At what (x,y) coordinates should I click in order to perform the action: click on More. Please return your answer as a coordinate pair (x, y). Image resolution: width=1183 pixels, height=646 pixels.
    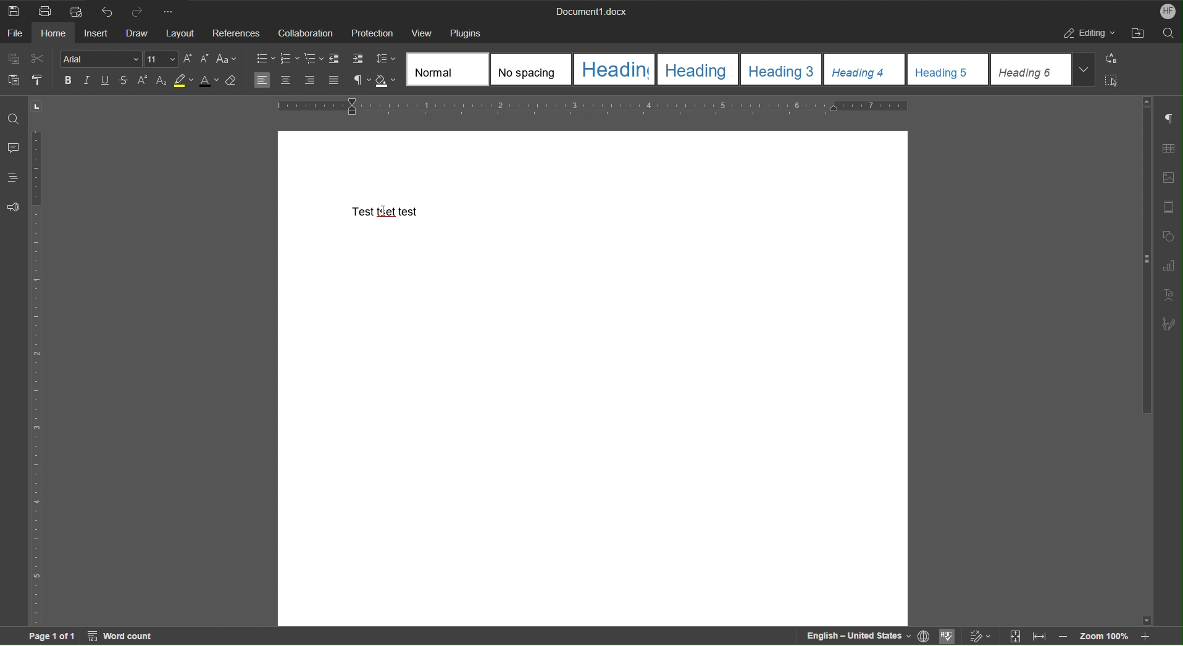
    Looking at the image, I should click on (170, 10).